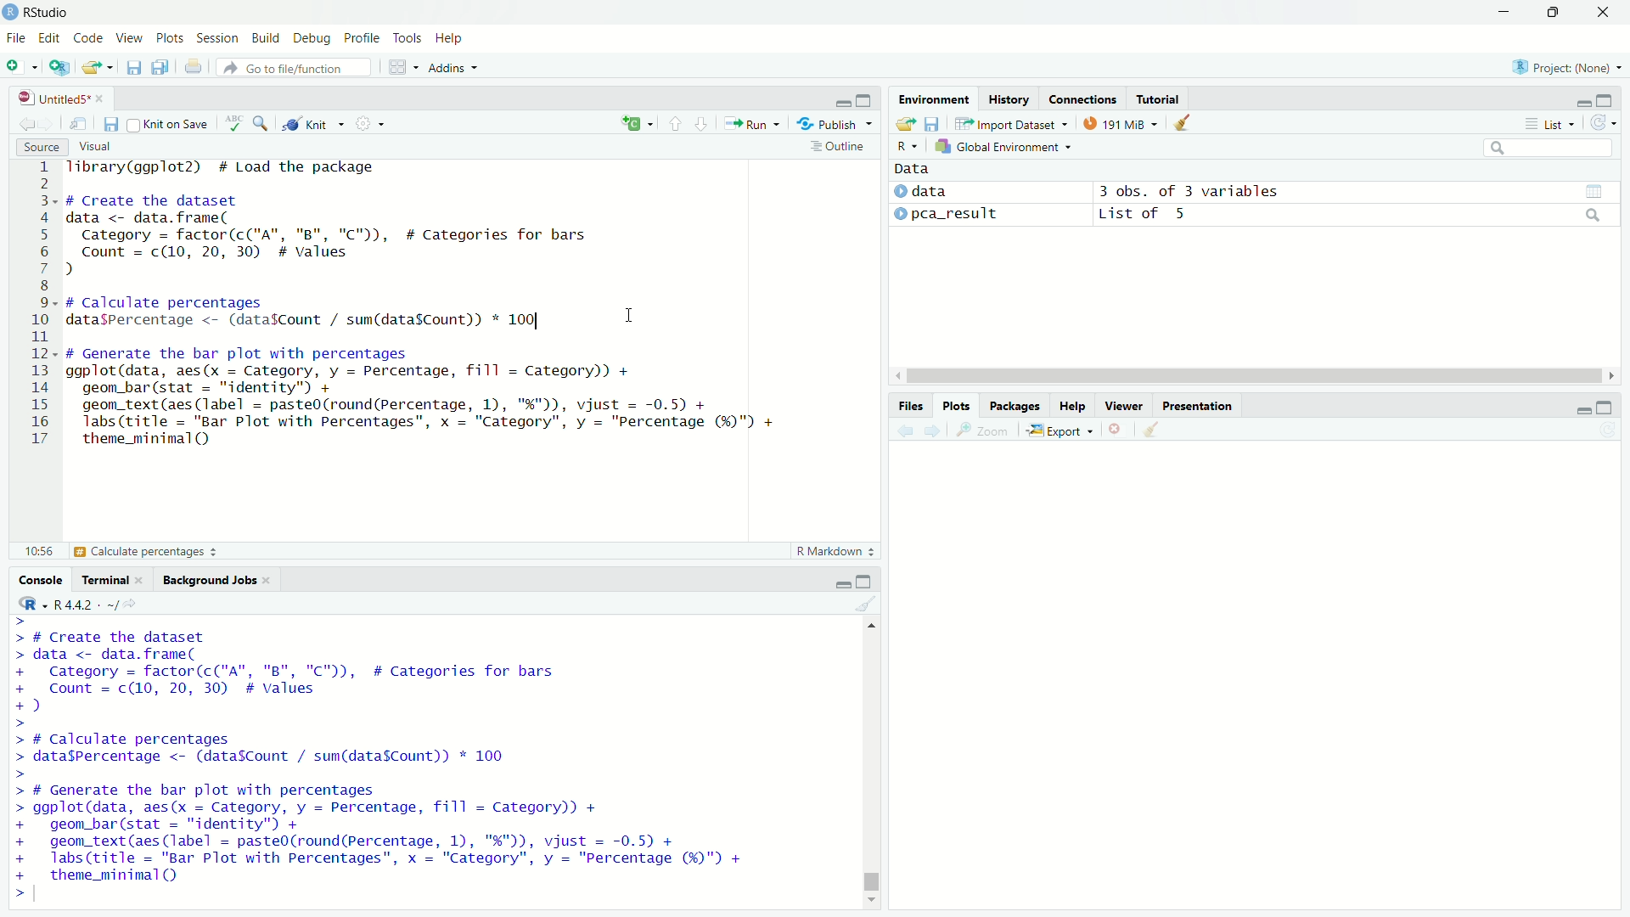 The image size is (1630, 917). I want to click on 3 obs. of 3 variables, so click(1356, 191).